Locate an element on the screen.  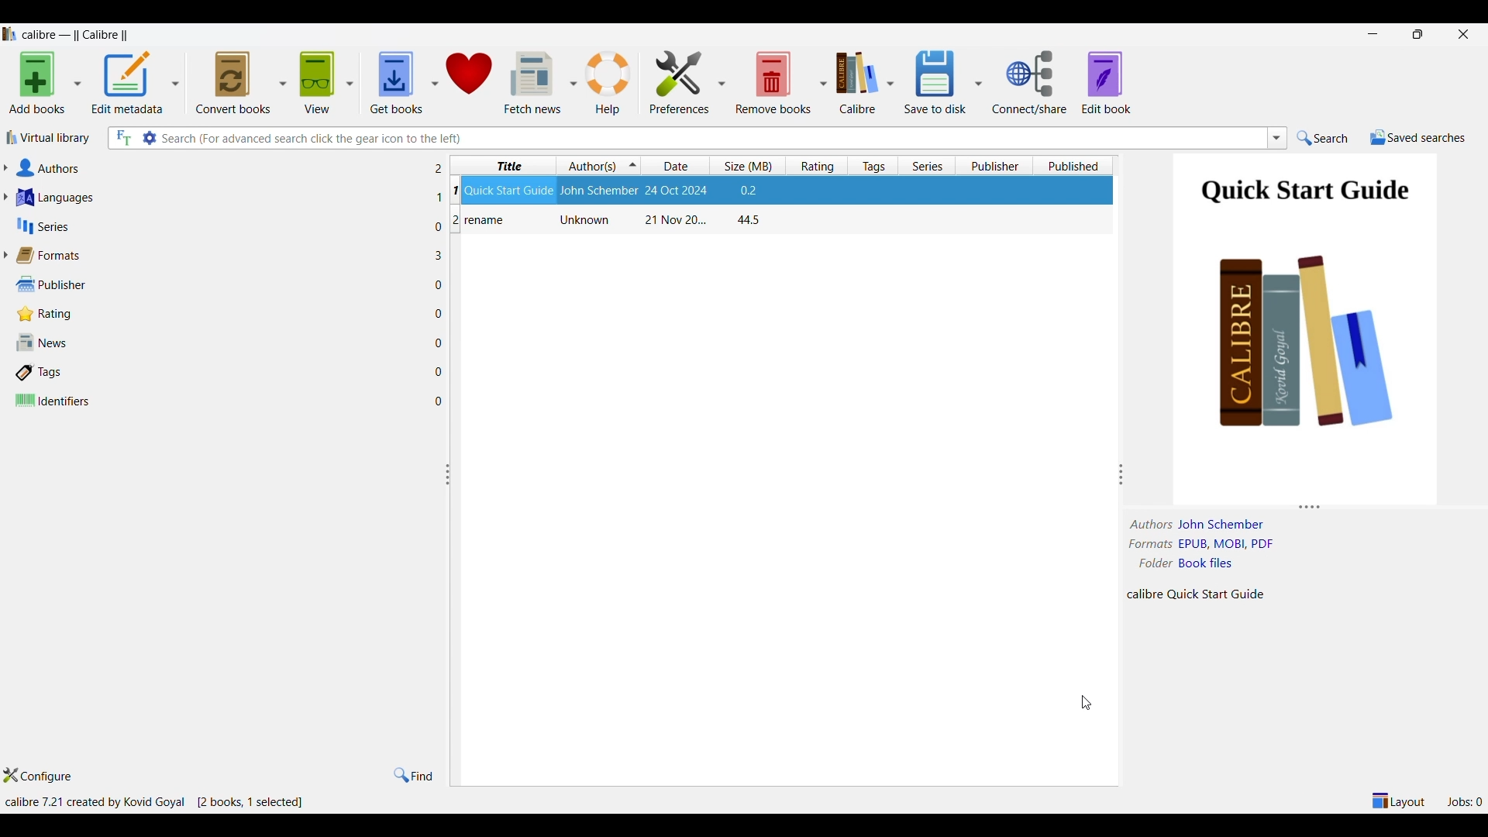
Change width of panels attached to this line is located at coordinates (1121, 446).